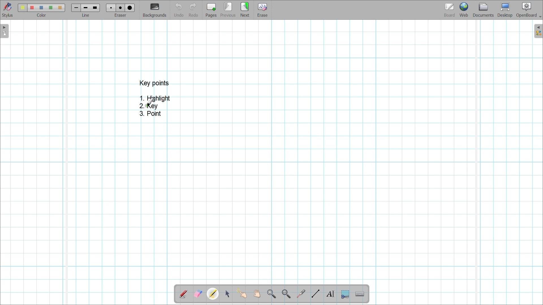 The width and height of the screenshot is (543, 305). What do you see at coordinates (315, 294) in the screenshot?
I see `Draw lines` at bounding box center [315, 294].